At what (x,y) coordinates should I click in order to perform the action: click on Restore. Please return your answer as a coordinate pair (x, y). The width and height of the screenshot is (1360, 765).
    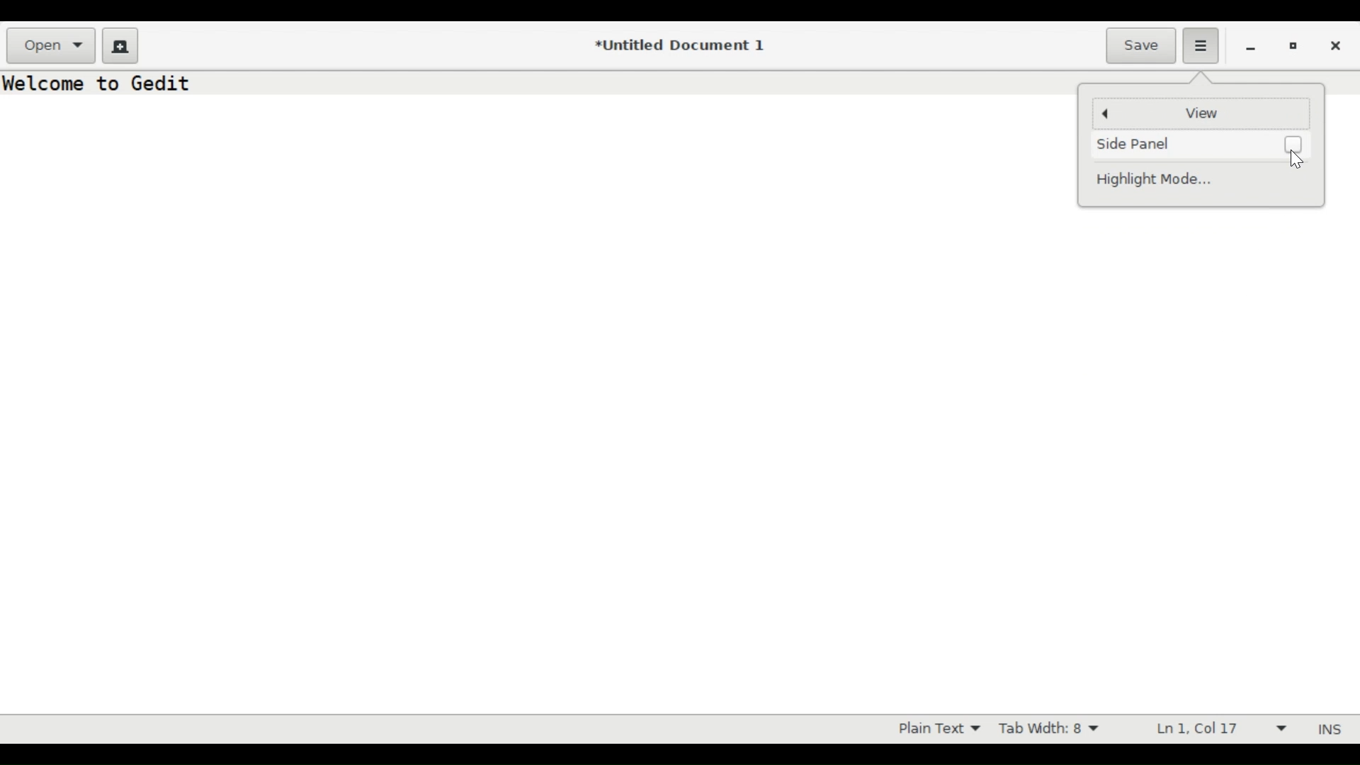
    Looking at the image, I should click on (1294, 45).